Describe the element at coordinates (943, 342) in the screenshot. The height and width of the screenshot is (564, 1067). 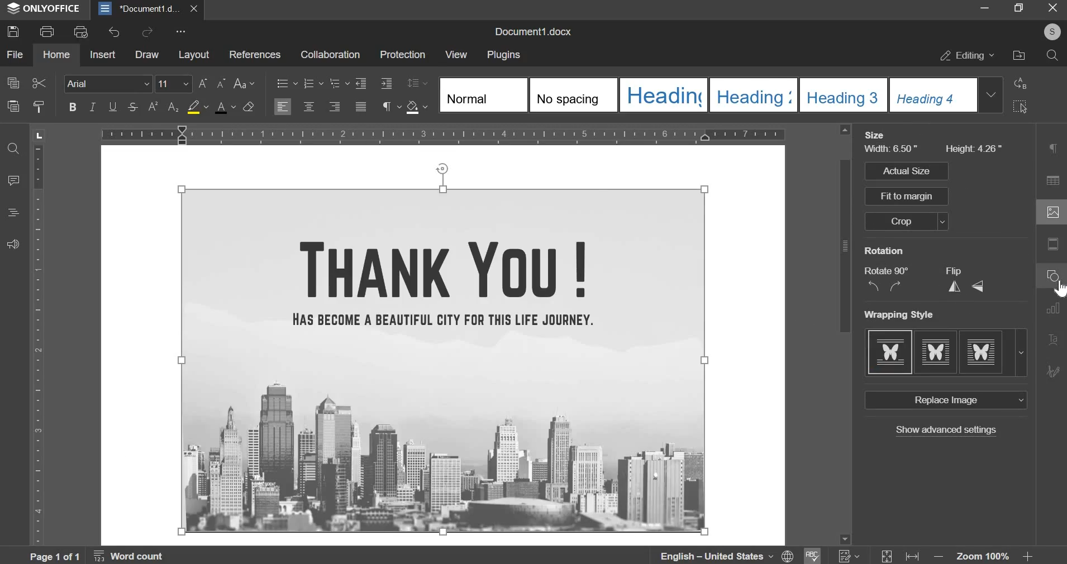
I see `Wrapping Style` at that location.